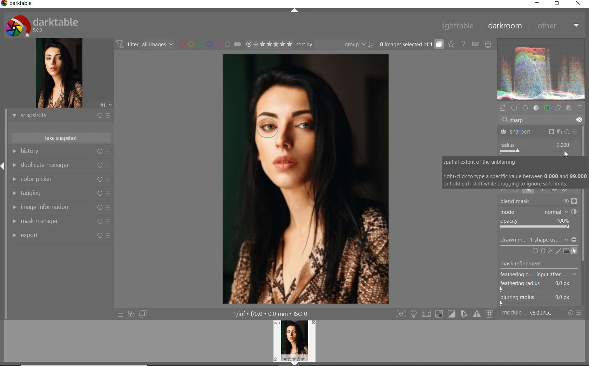 This screenshot has height=366, width=589. What do you see at coordinates (295, 11) in the screenshot?
I see `expand/collapse` at bounding box center [295, 11].